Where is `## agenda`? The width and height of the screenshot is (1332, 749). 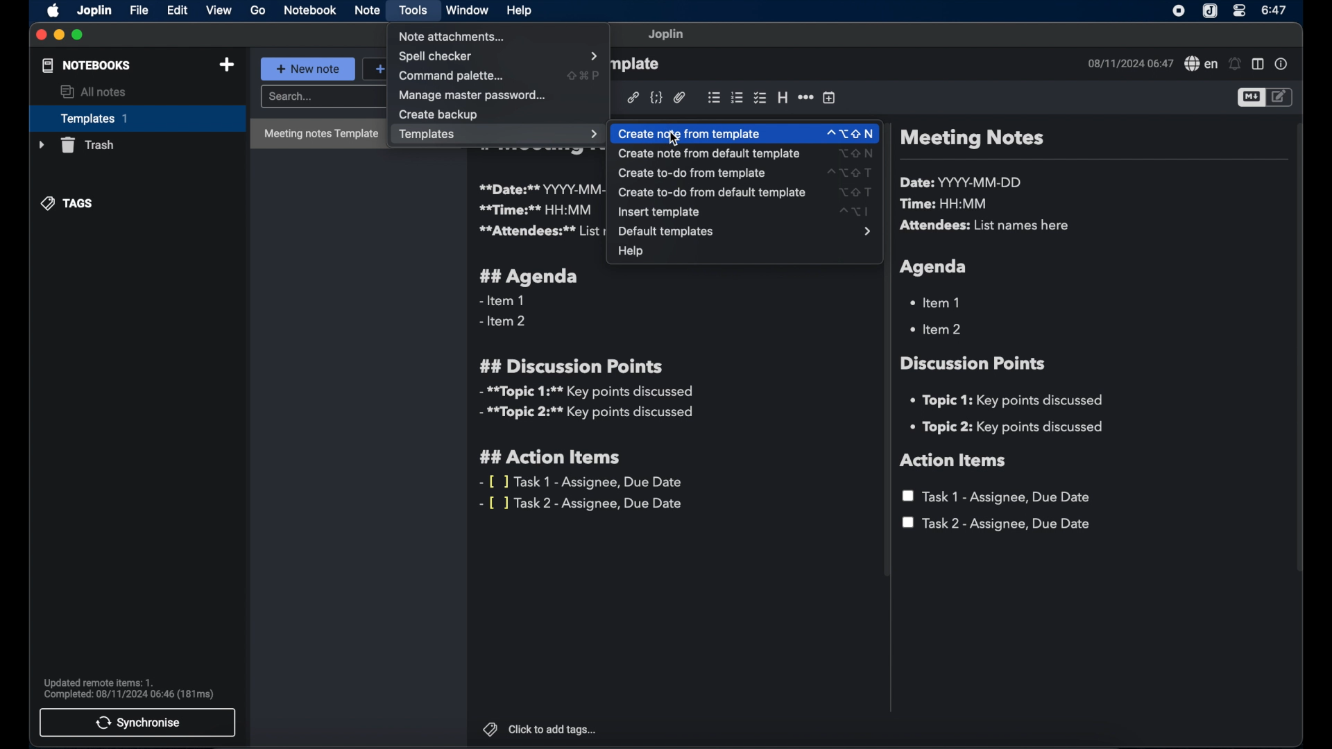 ## agenda is located at coordinates (529, 277).